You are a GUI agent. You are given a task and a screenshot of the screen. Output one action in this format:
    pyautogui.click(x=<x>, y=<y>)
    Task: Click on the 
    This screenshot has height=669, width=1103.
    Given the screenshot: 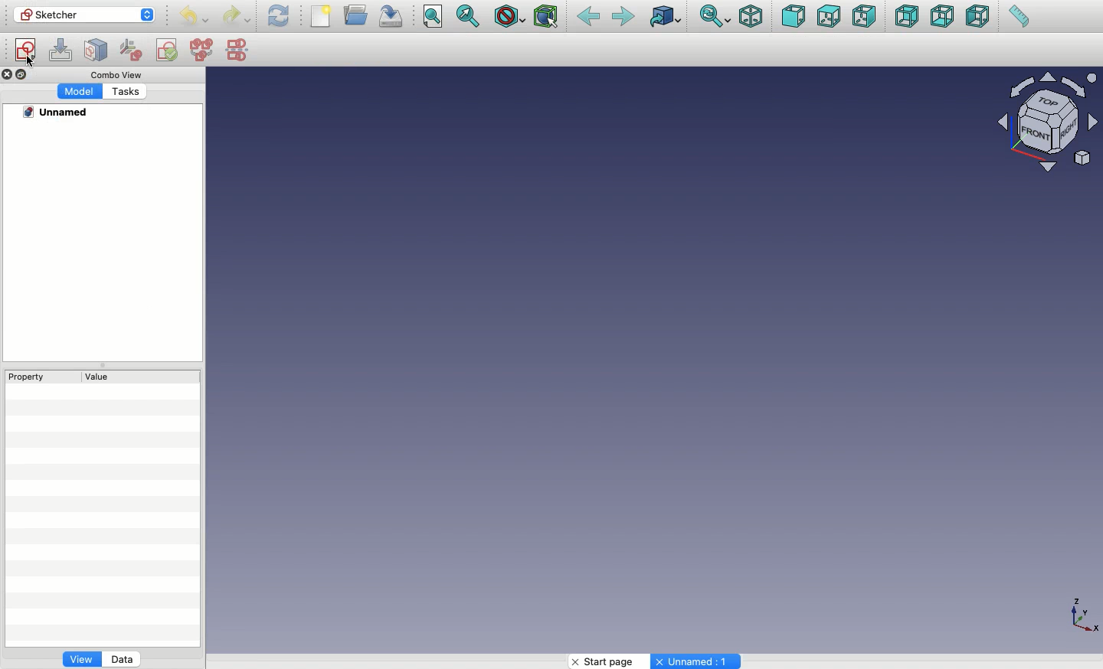 What is the action you would take?
    pyautogui.click(x=1040, y=125)
    